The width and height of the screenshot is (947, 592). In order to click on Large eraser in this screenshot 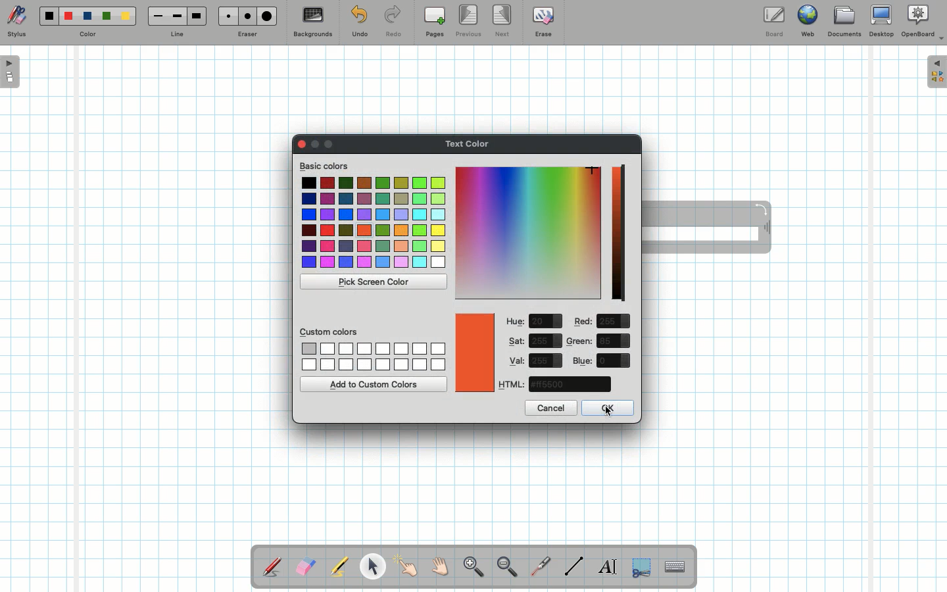, I will do `click(267, 16)`.